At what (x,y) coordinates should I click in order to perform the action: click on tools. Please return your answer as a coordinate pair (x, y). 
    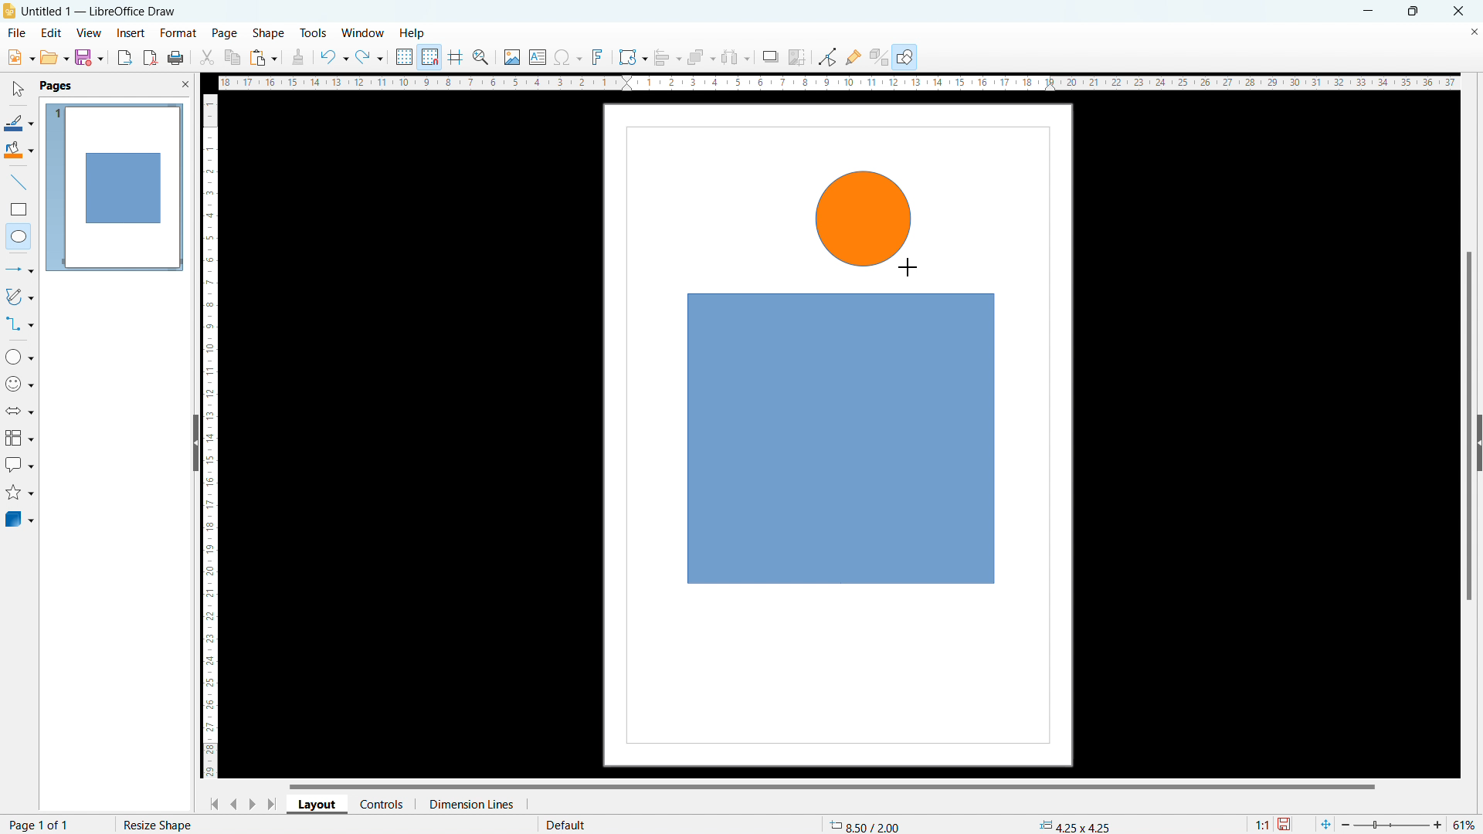
    Looking at the image, I should click on (314, 32).